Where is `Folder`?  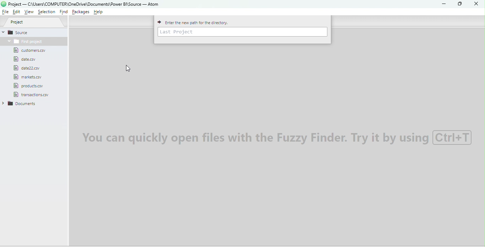 Folder is located at coordinates (24, 41).